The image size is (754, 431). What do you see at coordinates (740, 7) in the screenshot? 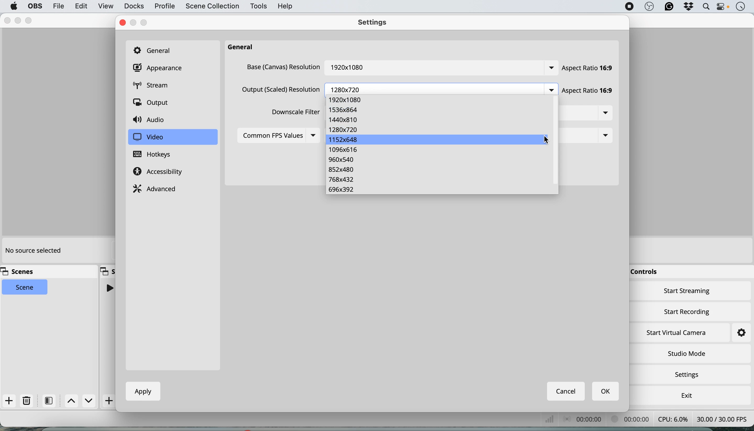
I see `time` at bounding box center [740, 7].